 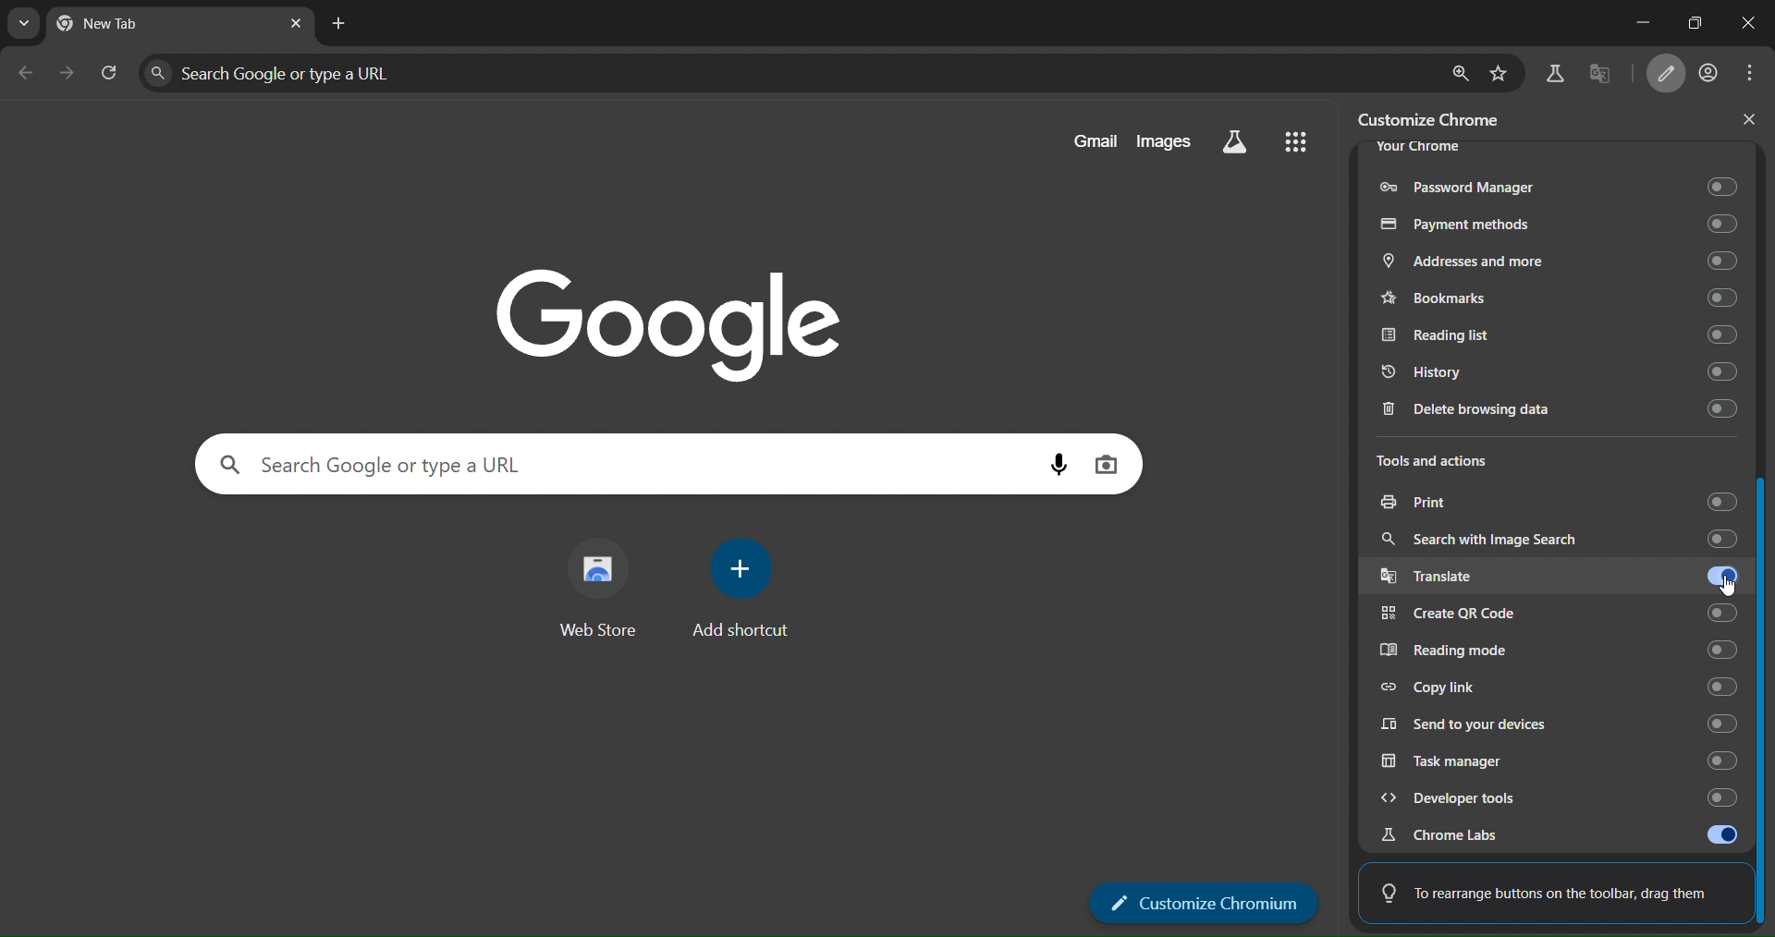 I want to click on chrome labs, so click(x=1557, y=834).